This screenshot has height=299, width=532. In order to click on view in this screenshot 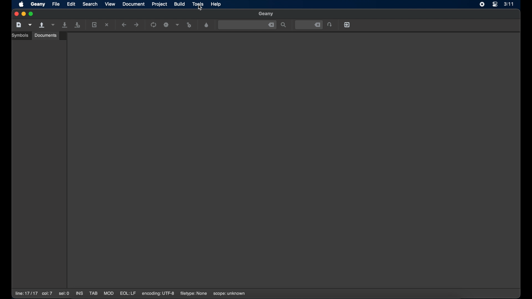, I will do `click(110, 4)`.